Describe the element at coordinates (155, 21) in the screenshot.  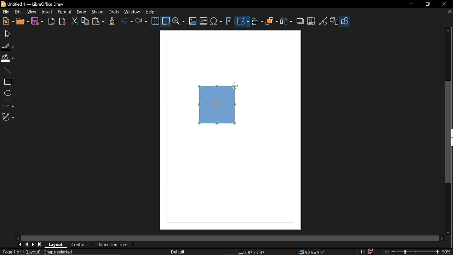
I see `Display grid` at that location.